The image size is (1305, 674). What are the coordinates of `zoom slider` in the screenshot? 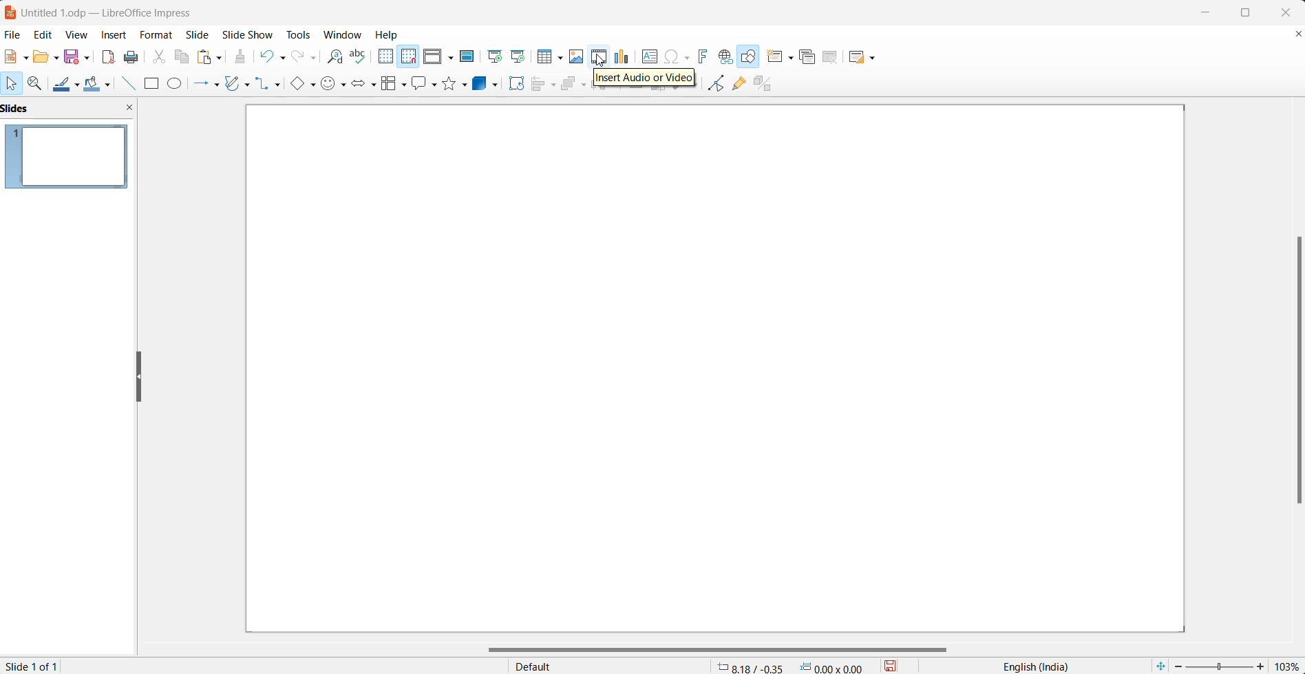 It's located at (1220, 667).